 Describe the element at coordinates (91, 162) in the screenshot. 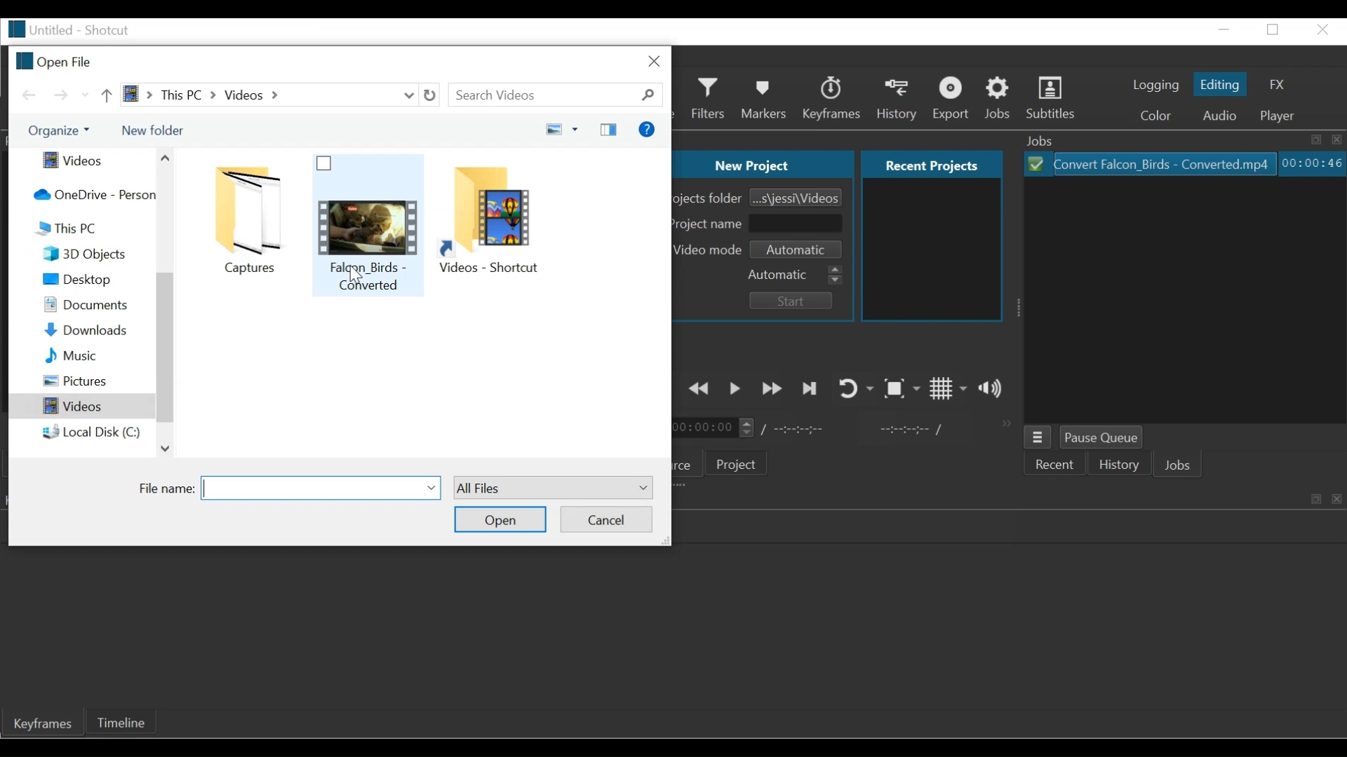

I see `Videos` at that location.